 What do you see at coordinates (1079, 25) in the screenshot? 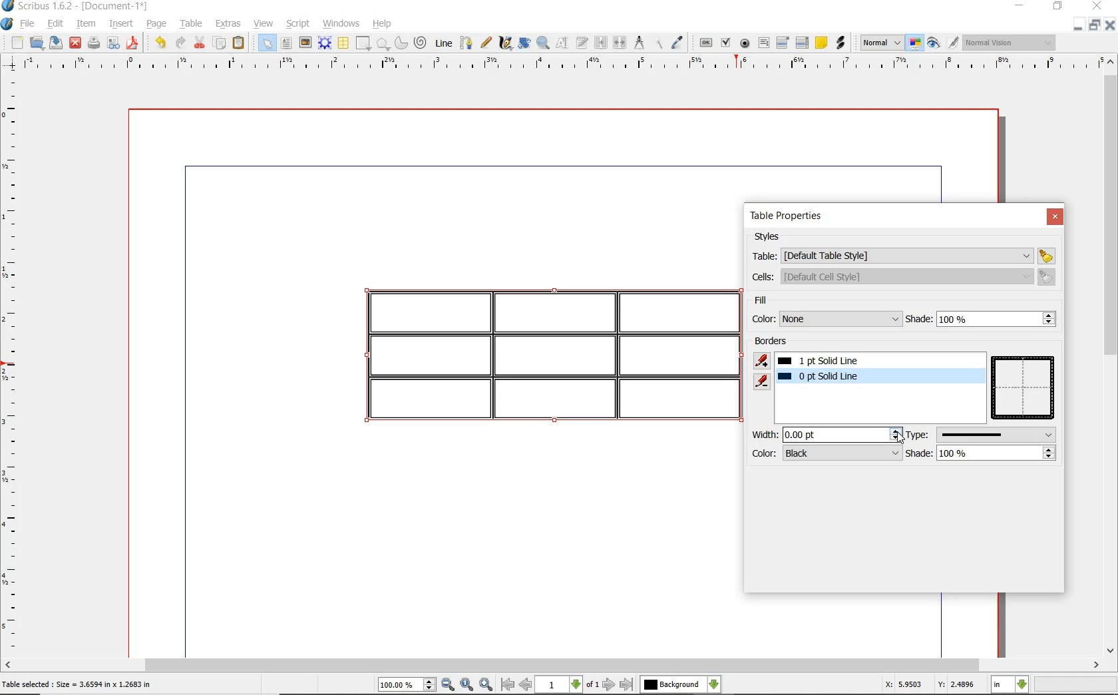
I see `MINIMIZE` at bounding box center [1079, 25].